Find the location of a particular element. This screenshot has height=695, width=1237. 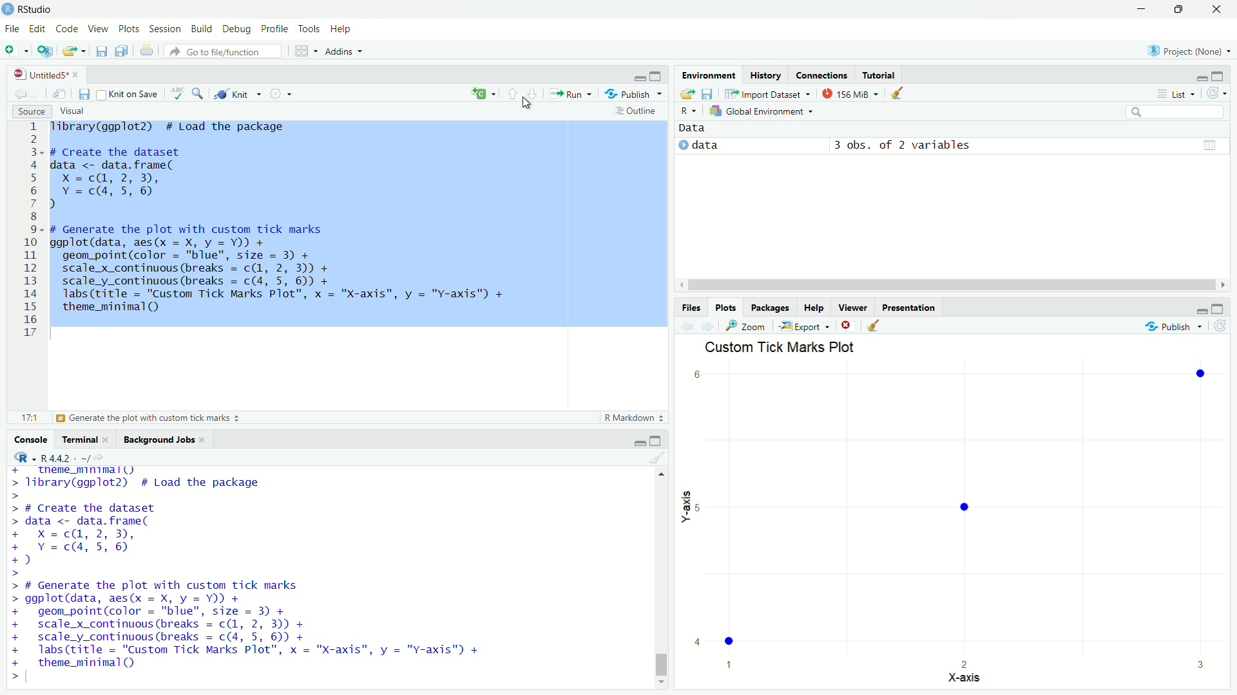

go forward to the next source location is located at coordinates (39, 93).